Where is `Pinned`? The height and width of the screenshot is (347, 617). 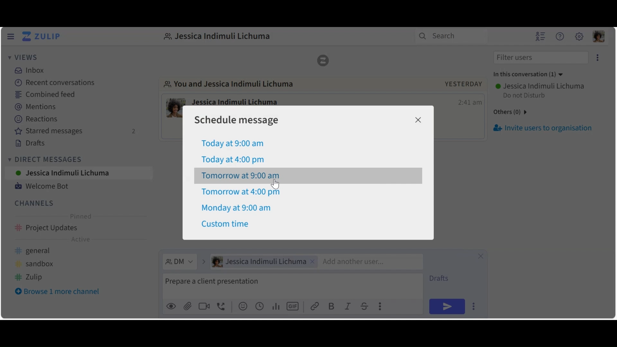 Pinned is located at coordinates (81, 216).